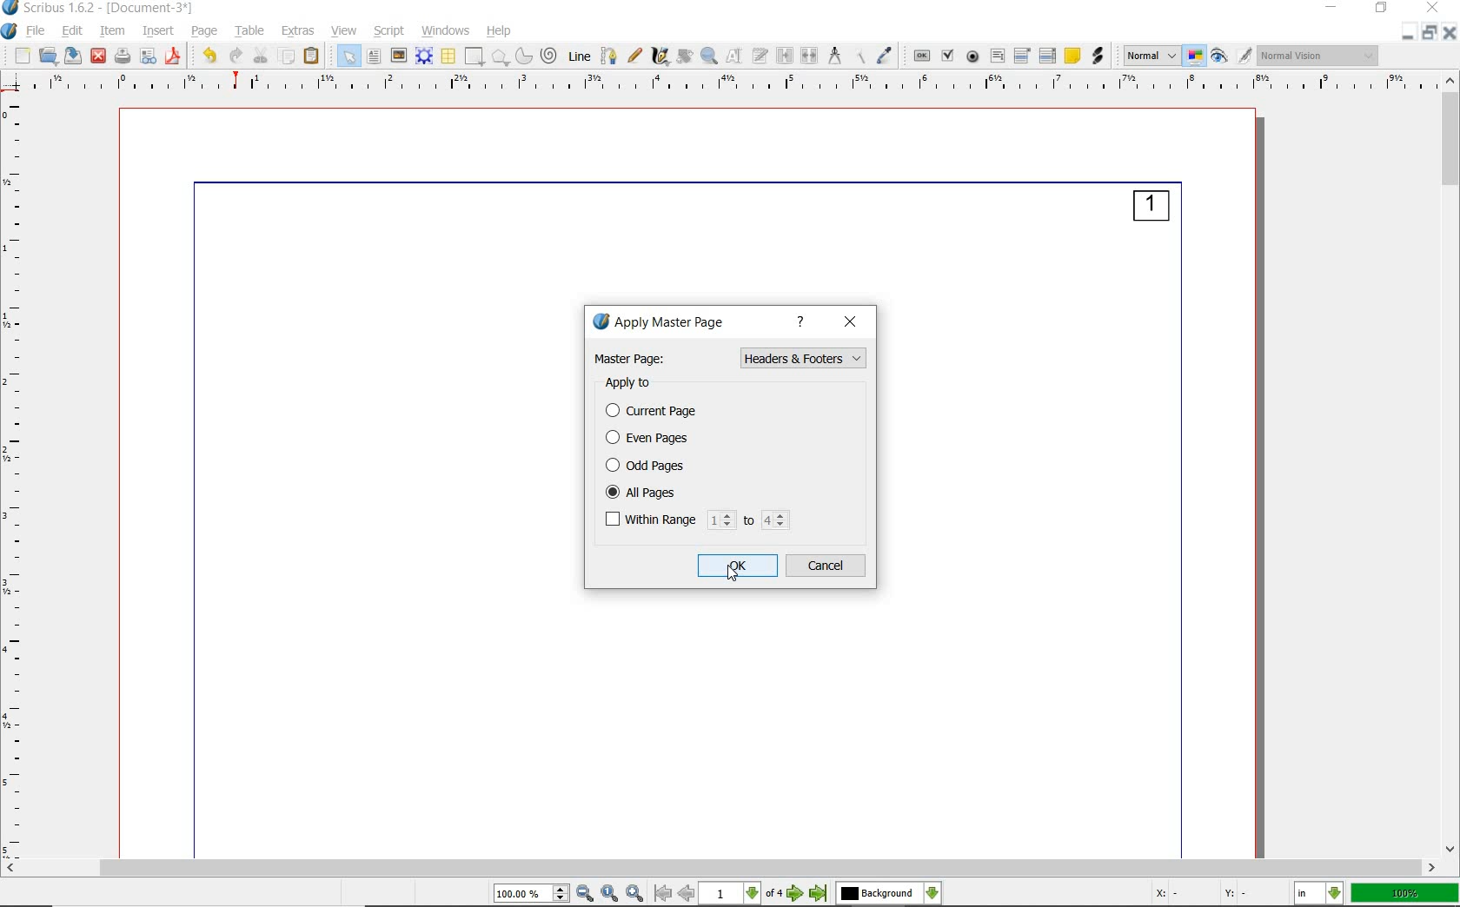  What do you see at coordinates (1320, 54) in the screenshot?
I see `visual appearance of the display` at bounding box center [1320, 54].